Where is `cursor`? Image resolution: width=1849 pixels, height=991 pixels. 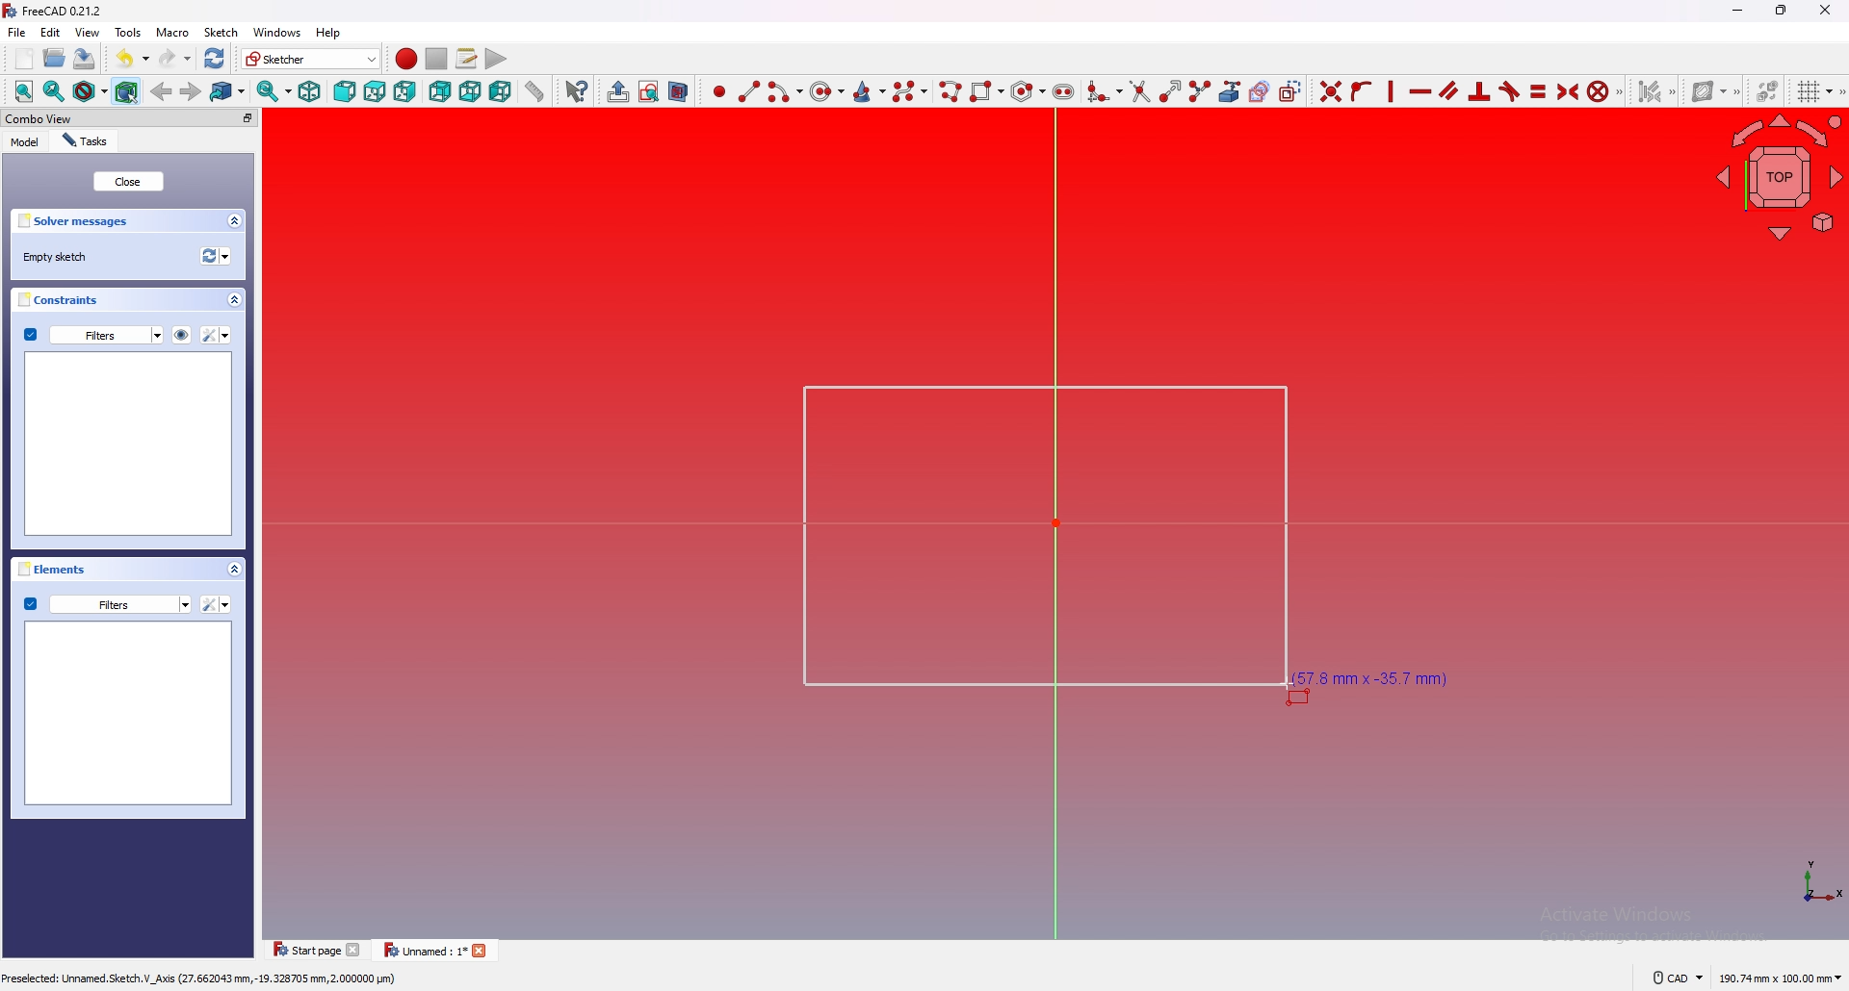
cursor is located at coordinates (1292, 685).